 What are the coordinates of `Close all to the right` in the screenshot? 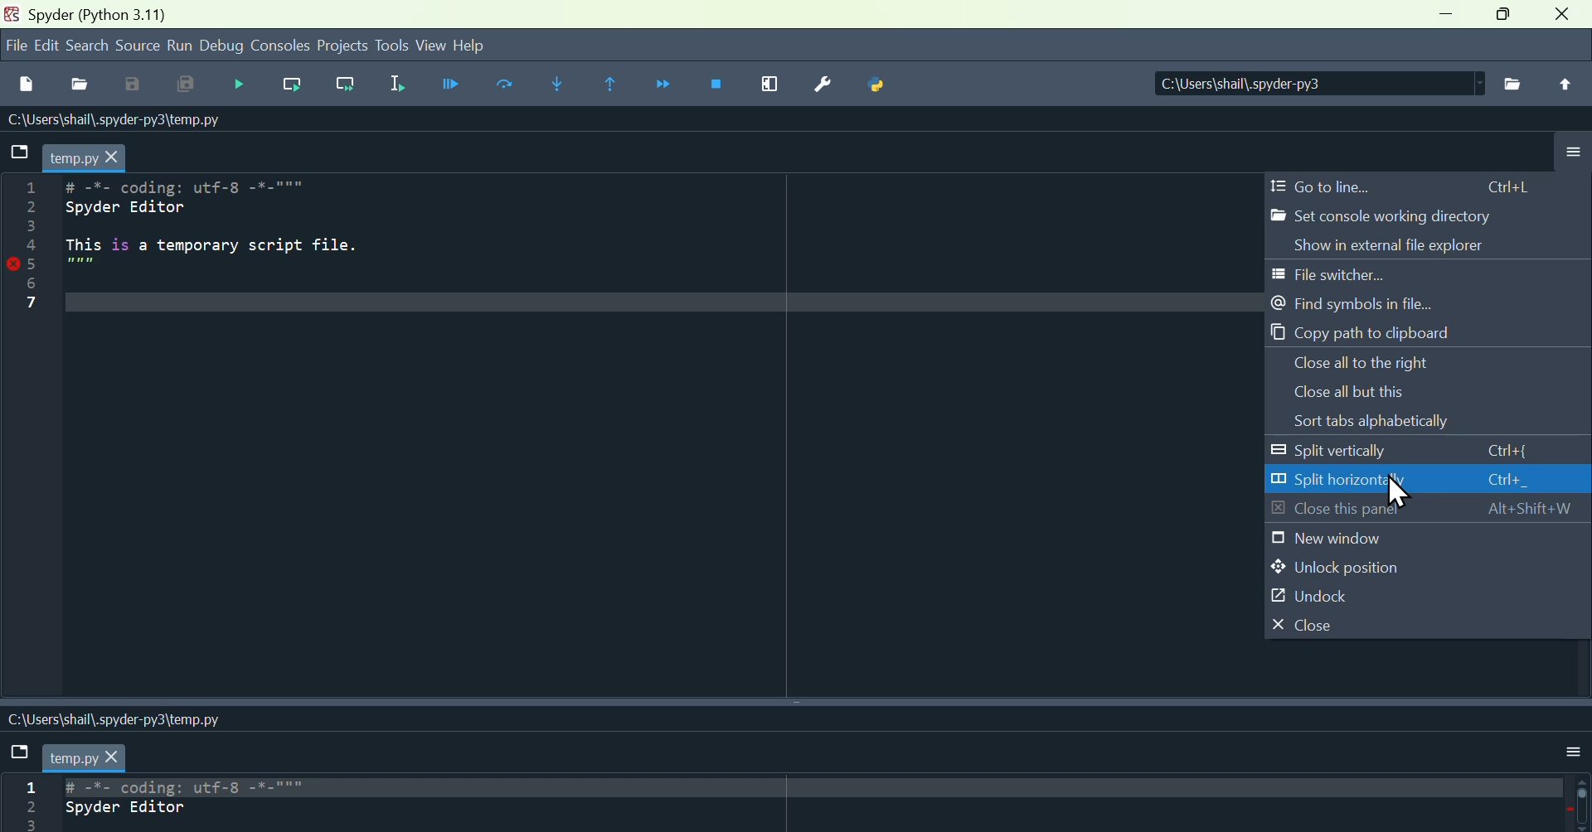 It's located at (1366, 365).